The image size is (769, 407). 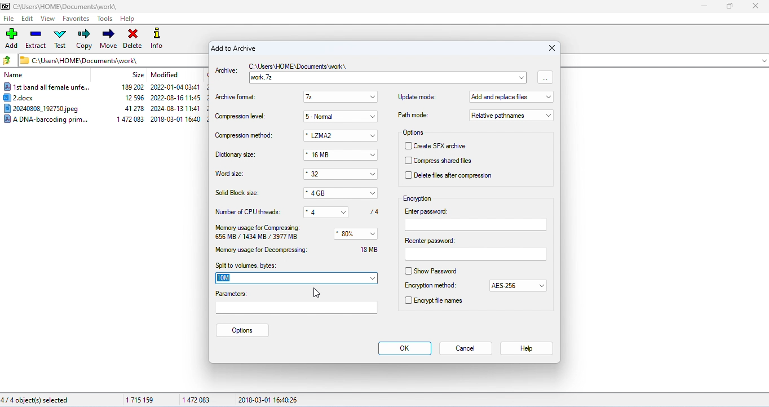 I want to click on drop down, so click(x=374, y=234).